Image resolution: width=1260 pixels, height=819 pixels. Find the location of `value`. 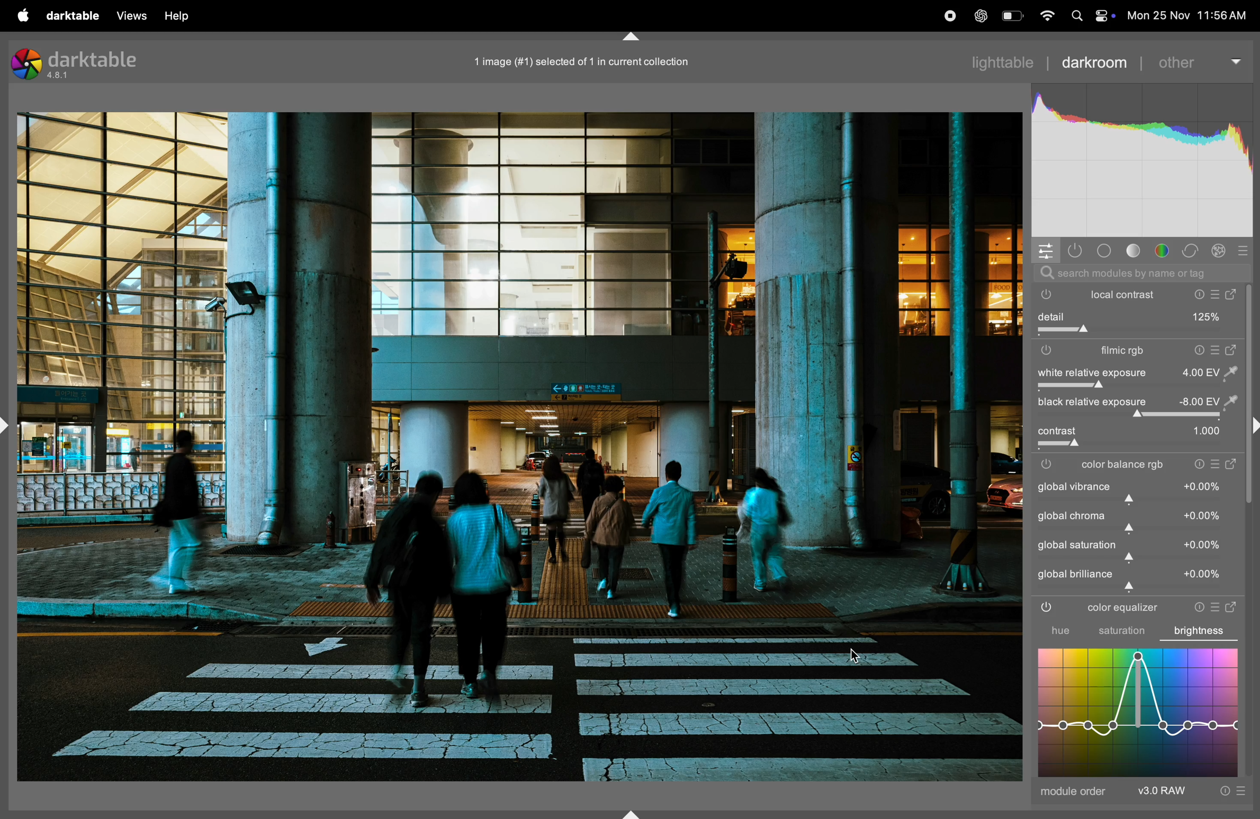

value is located at coordinates (1203, 515).